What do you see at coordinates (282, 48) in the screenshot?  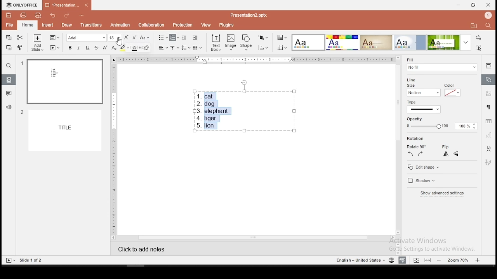 I see `align objects` at bounding box center [282, 48].